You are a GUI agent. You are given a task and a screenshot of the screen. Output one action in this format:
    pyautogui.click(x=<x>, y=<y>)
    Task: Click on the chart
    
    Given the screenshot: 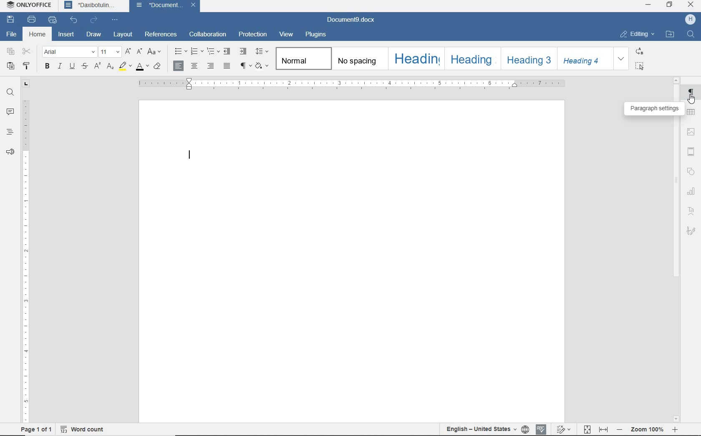 What is the action you would take?
    pyautogui.click(x=691, y=192)
    